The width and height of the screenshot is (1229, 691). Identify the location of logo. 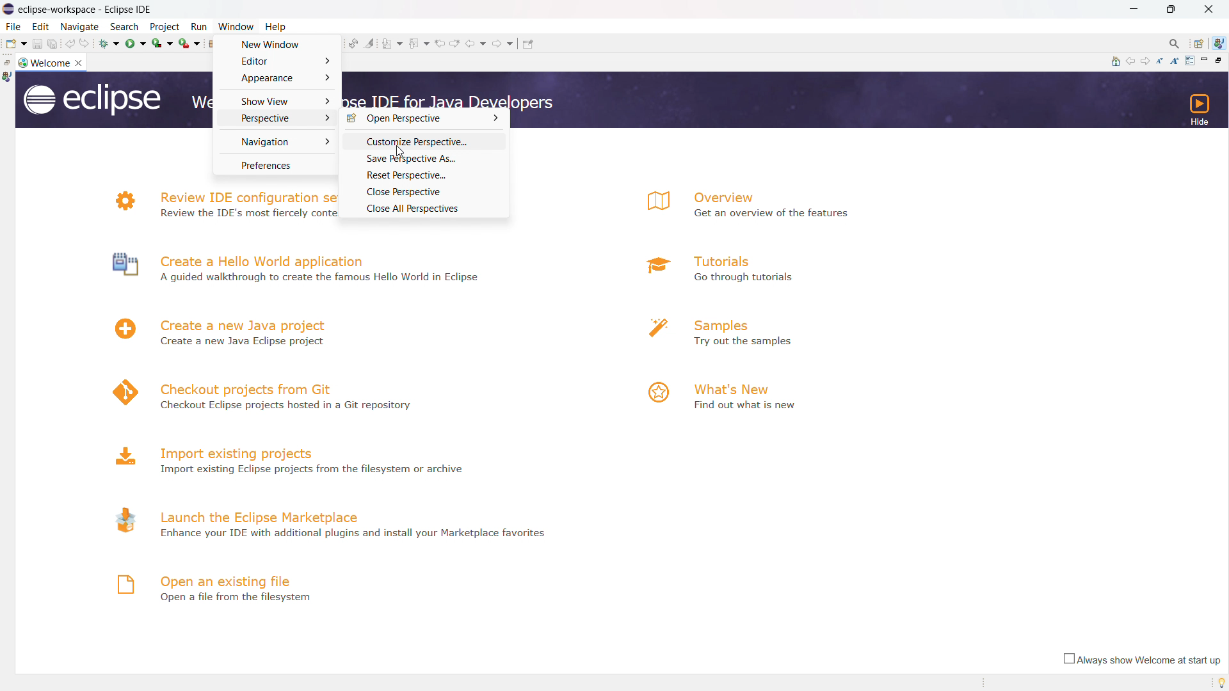
(118, 201).